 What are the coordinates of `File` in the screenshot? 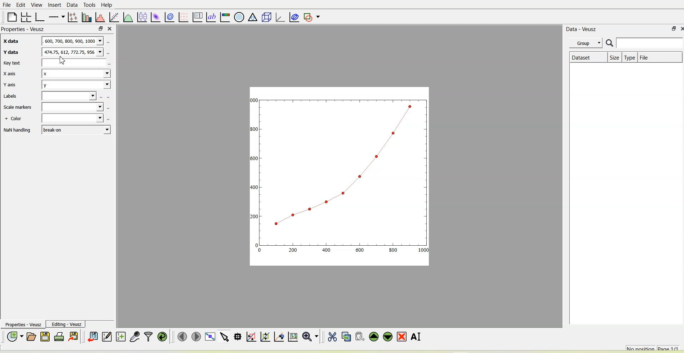 It's located at (8, 5).